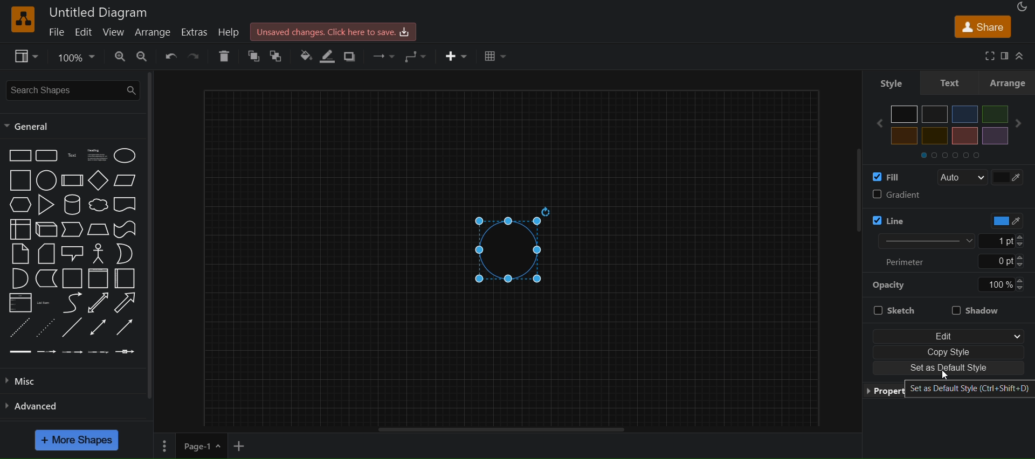  Describe the element at coordinates (33, 380) in the screenshot. I see `misc` at that location.